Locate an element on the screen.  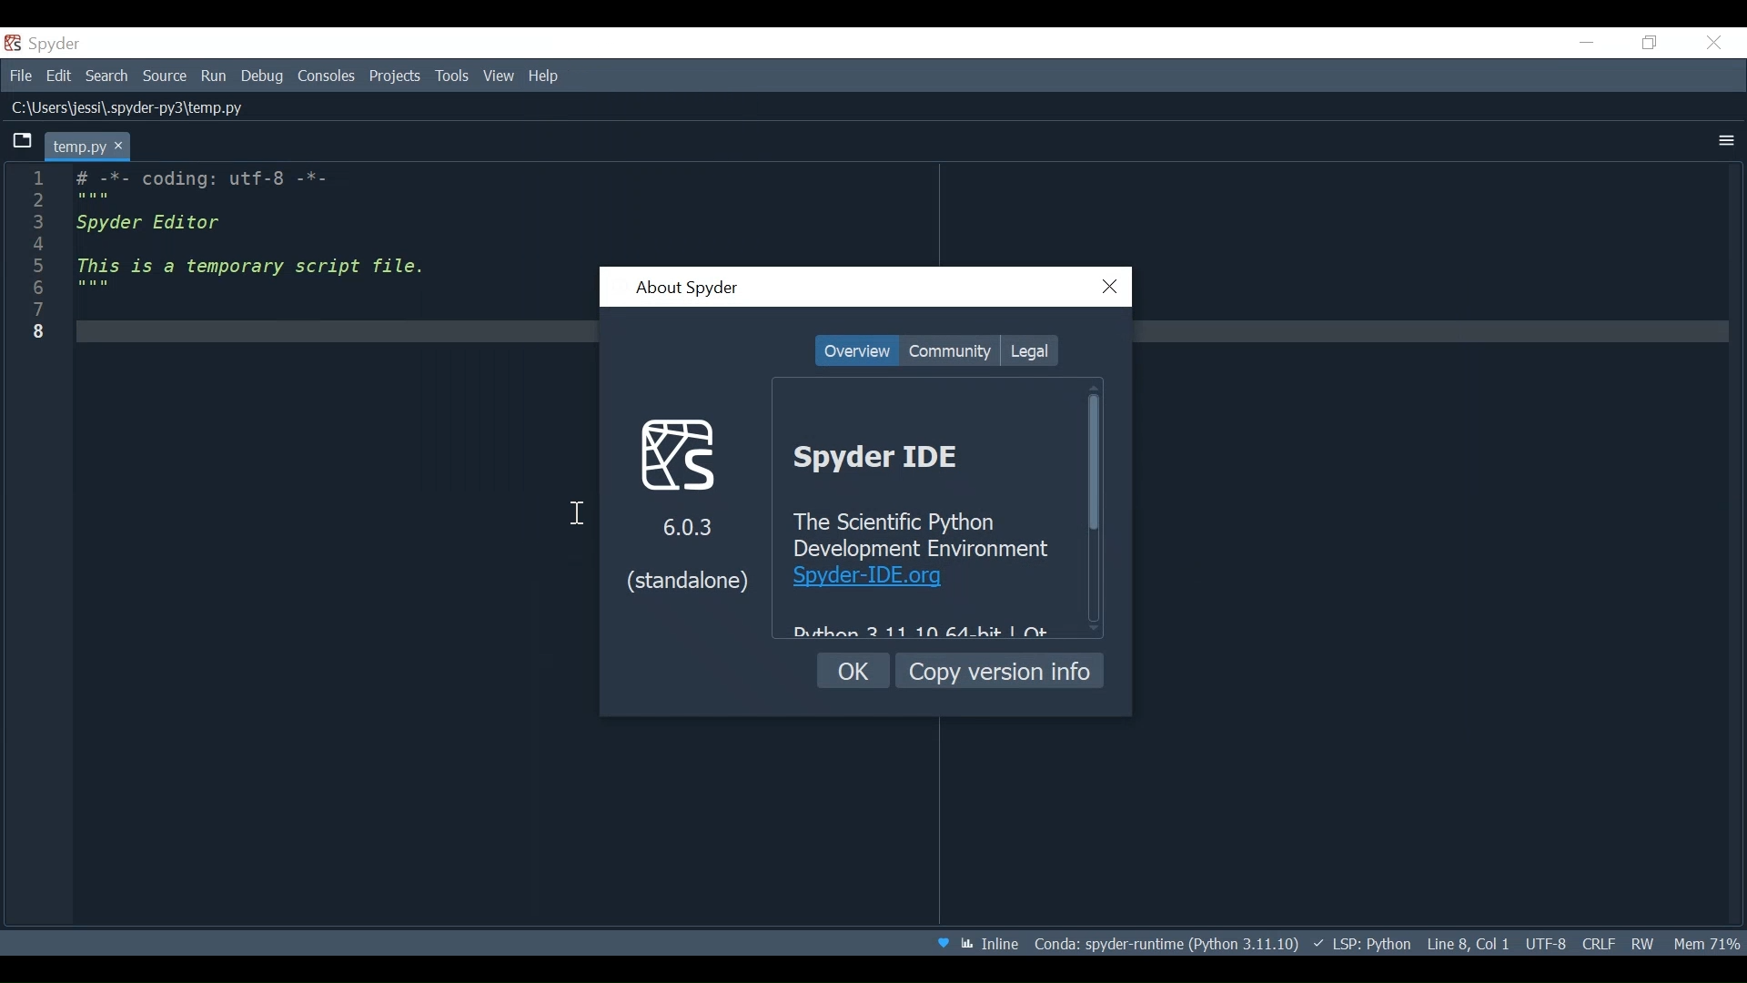
About Spyder is located at coordinates (685, 286).